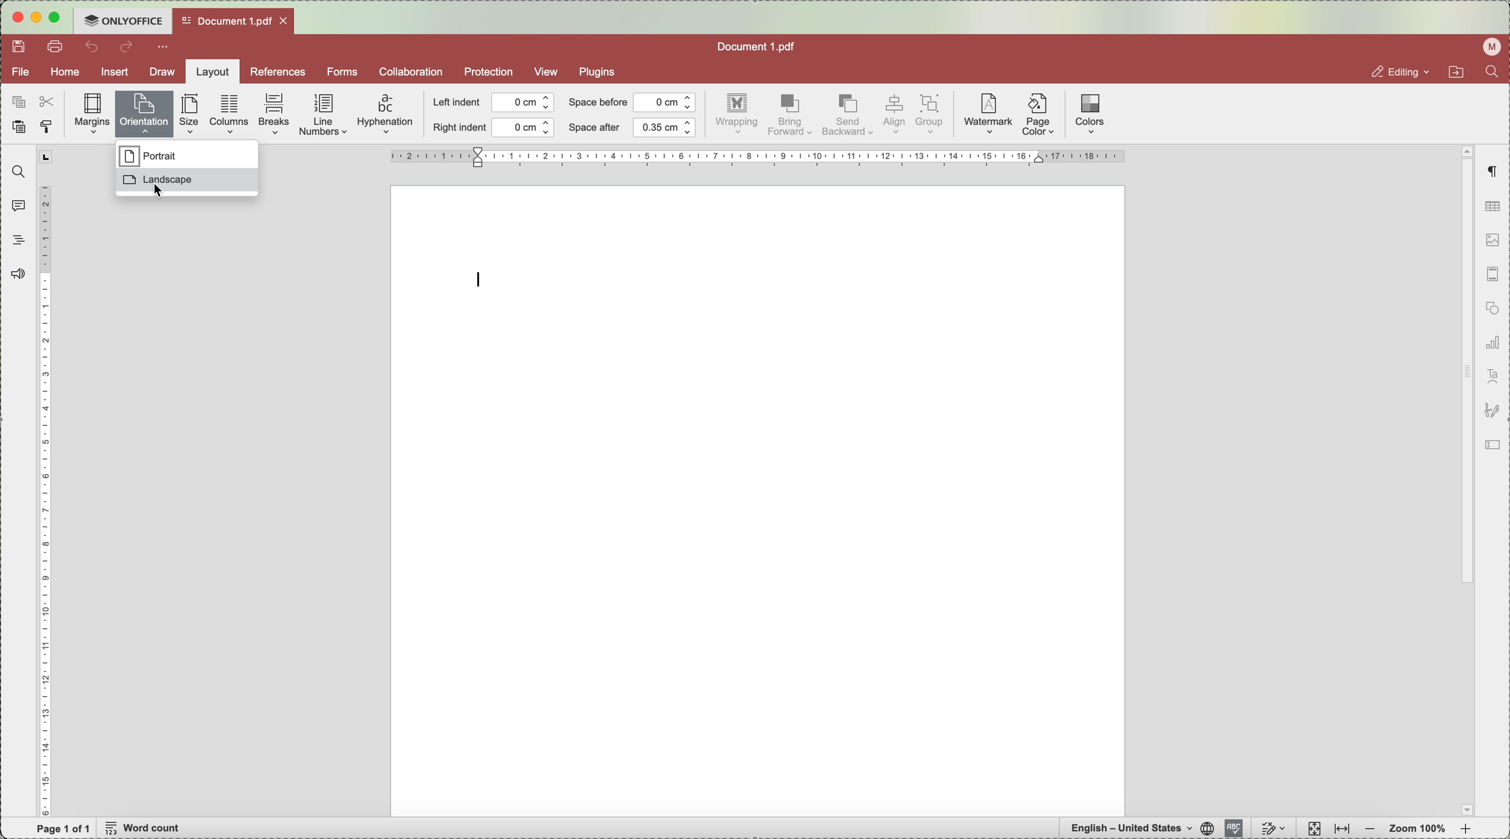 This screenshot has width=1510, height=839. I want to click on cut, so click(49, 100).